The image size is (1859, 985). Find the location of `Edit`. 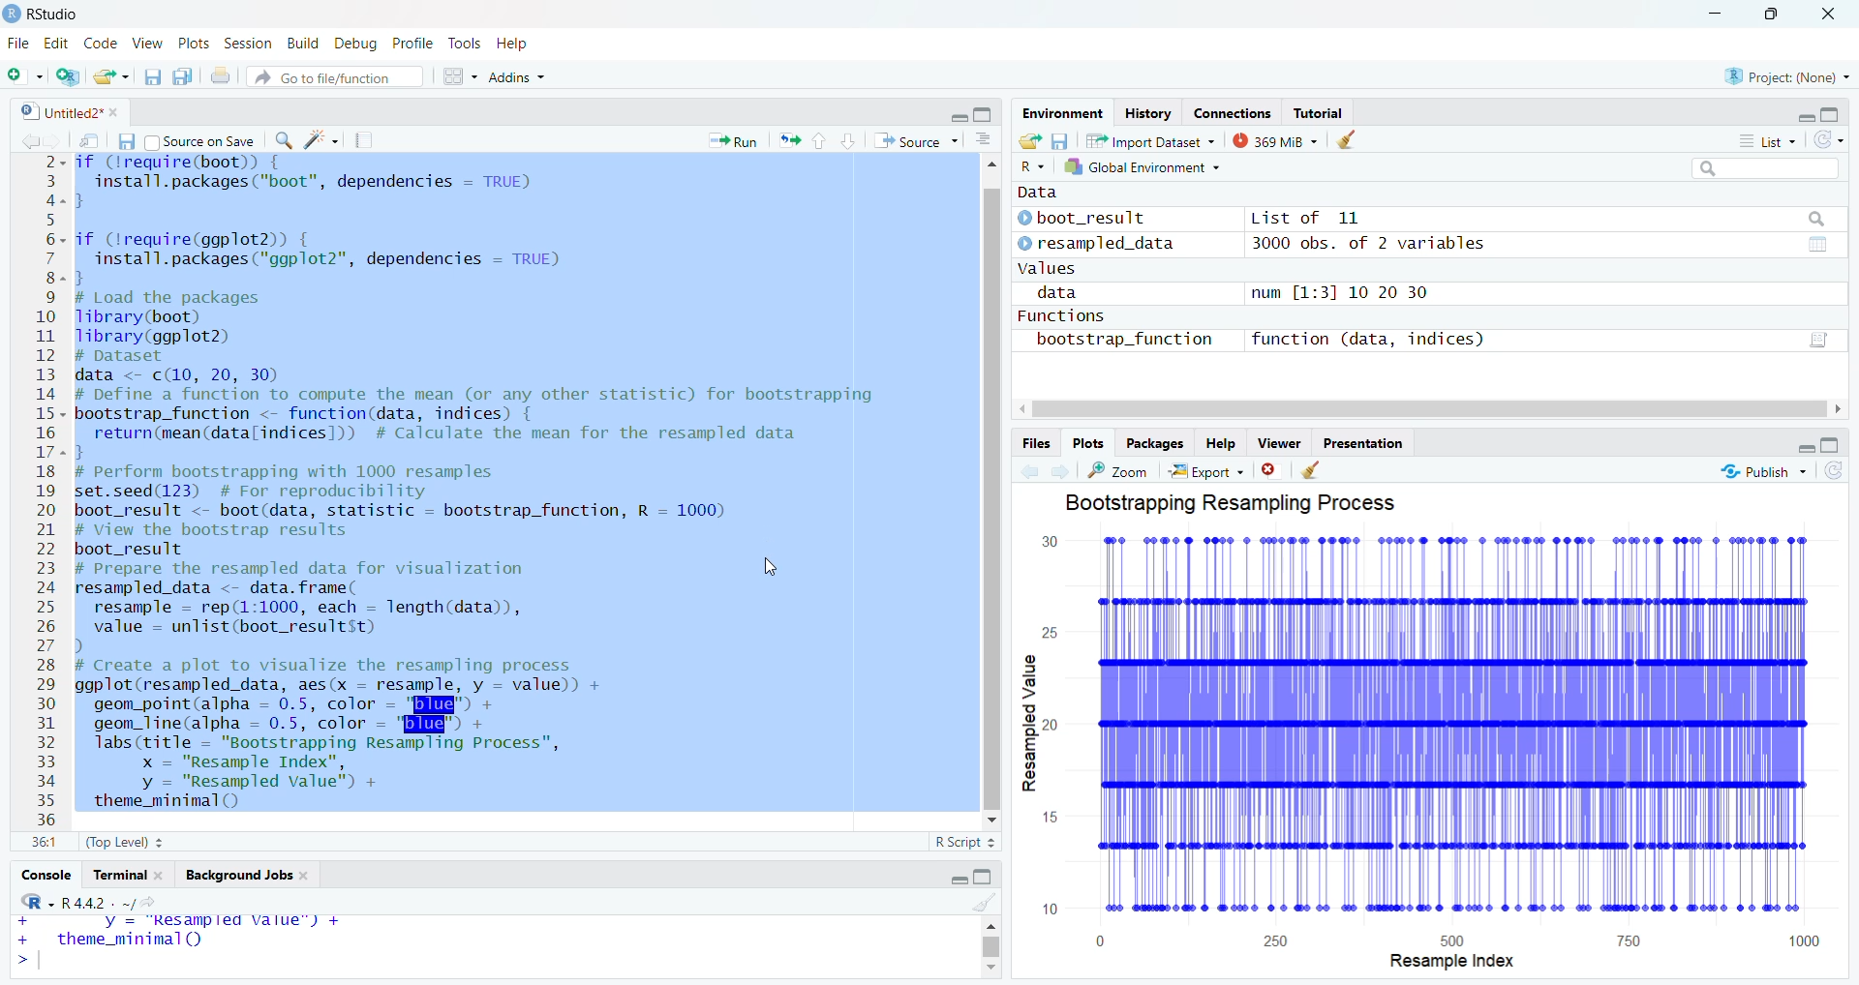

Edit is located at coordinates (55, 44).